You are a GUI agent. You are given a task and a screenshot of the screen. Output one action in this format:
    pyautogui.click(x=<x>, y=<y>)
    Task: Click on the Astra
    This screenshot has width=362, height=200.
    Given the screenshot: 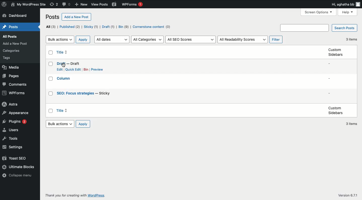 What is the action you would take?
    pyautogui.click(x=10, y=105)
    